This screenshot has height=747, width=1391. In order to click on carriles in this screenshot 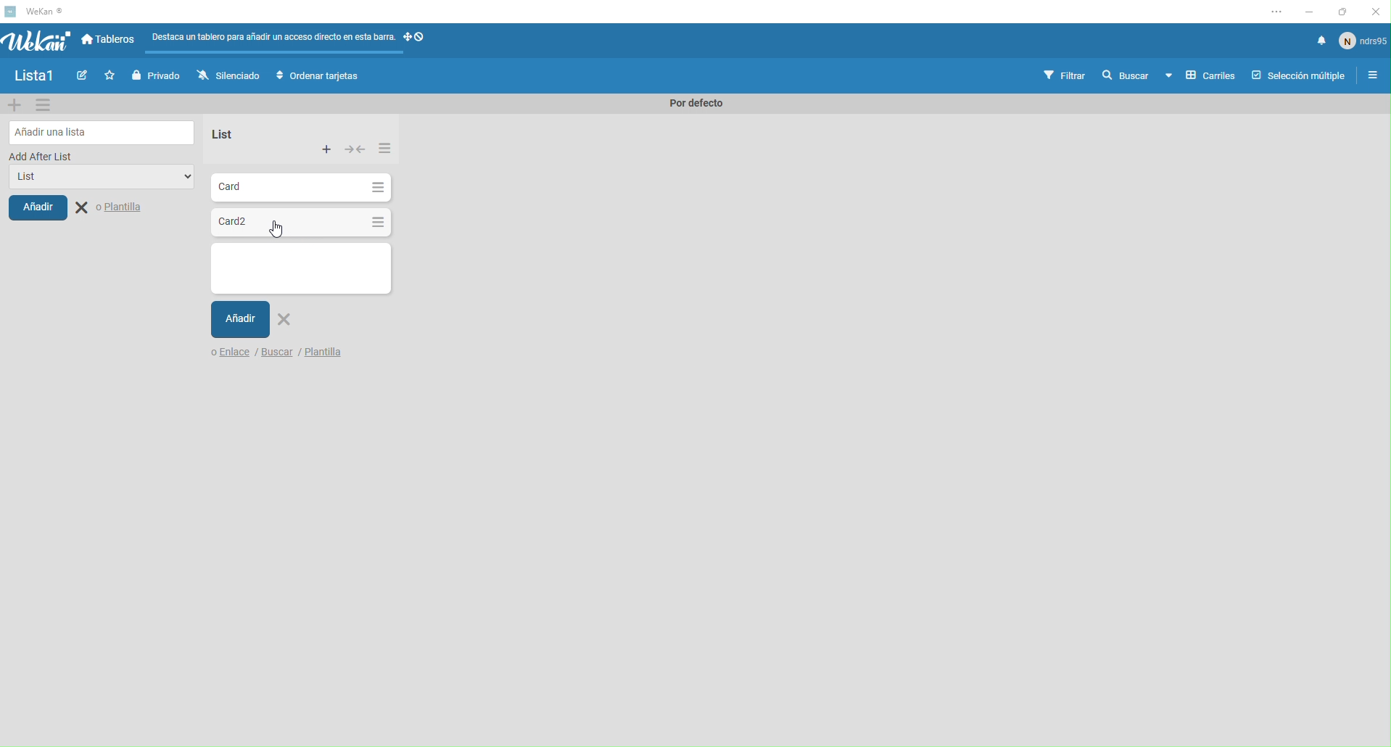, I will do `click(1201, 76)`.